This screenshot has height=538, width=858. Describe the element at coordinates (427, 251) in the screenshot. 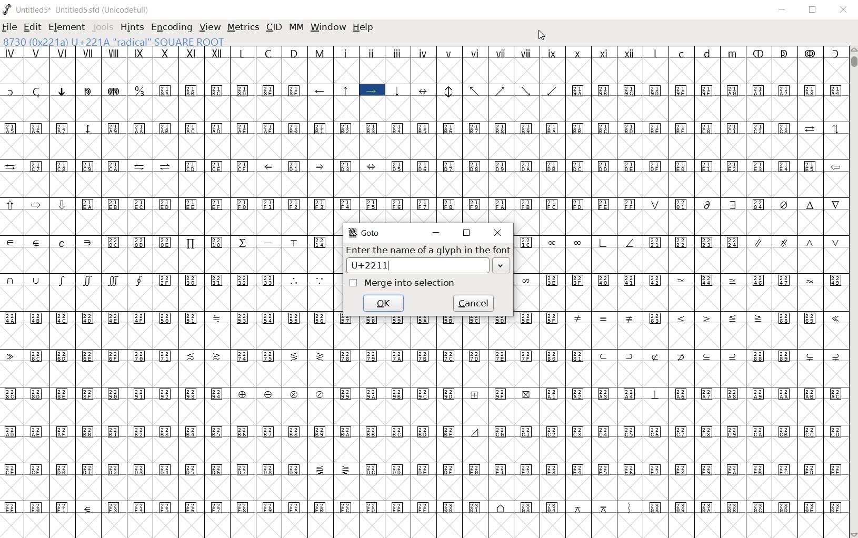

I see `Enter the name of a glyph in the font` at that location.